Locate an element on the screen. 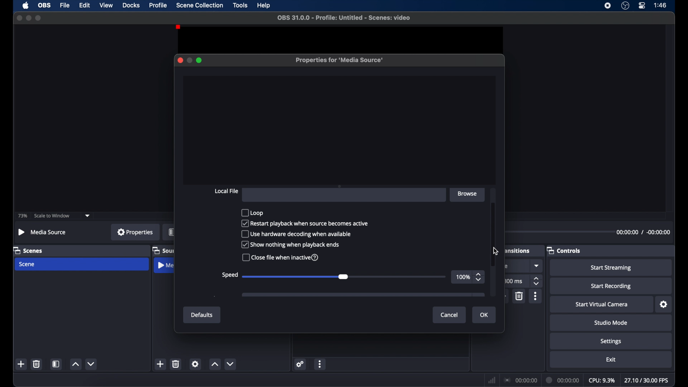 The width and height of the screenshot is (688, 387). time is located at coordinates (661, 5).